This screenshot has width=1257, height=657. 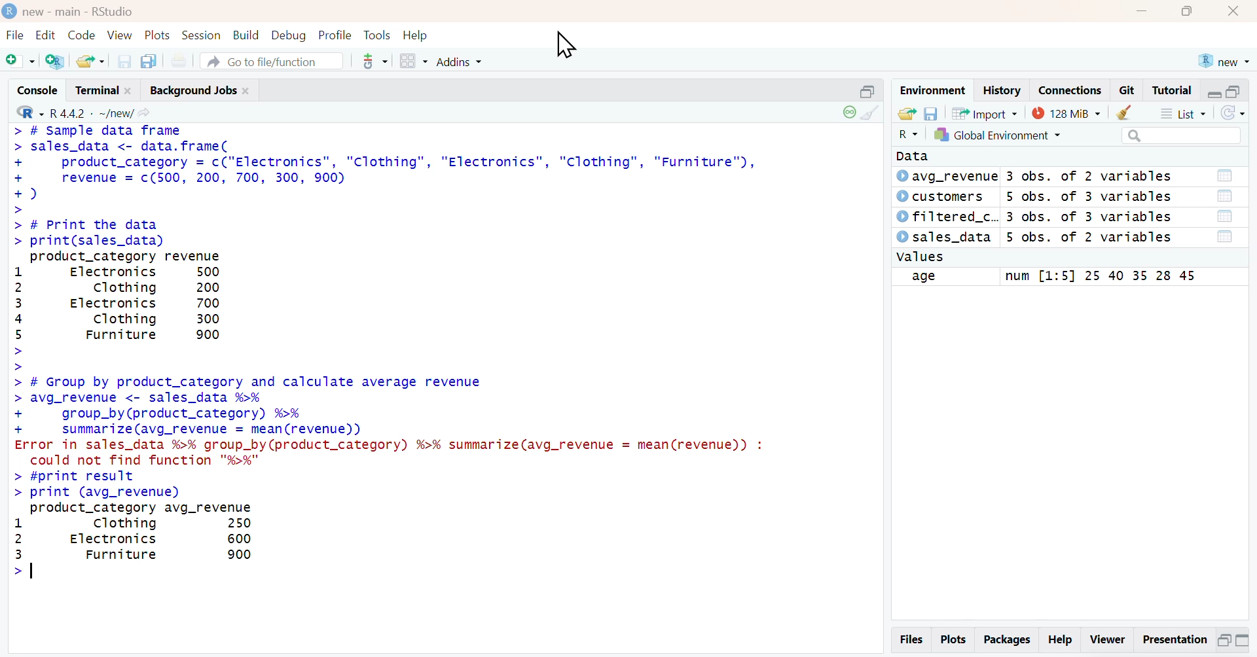 I want to click on Console, so click(x=38, y=90).